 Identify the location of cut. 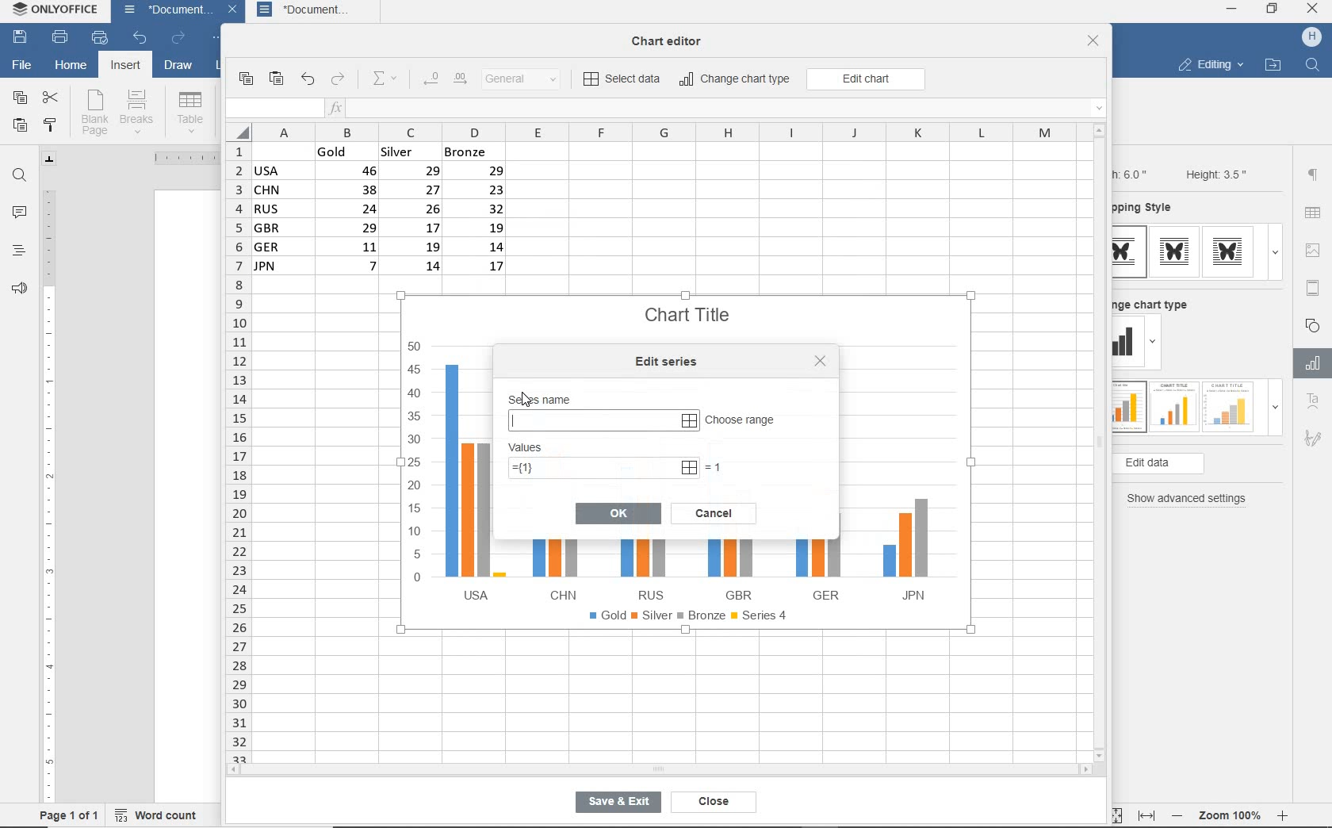
(52, 96).